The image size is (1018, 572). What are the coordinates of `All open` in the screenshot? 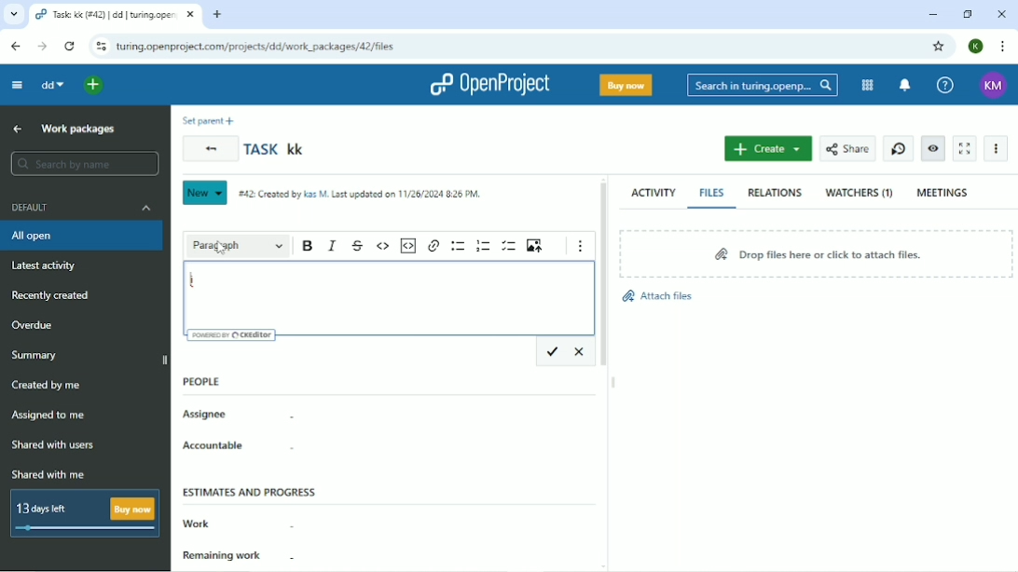 It's located at (85, 236).